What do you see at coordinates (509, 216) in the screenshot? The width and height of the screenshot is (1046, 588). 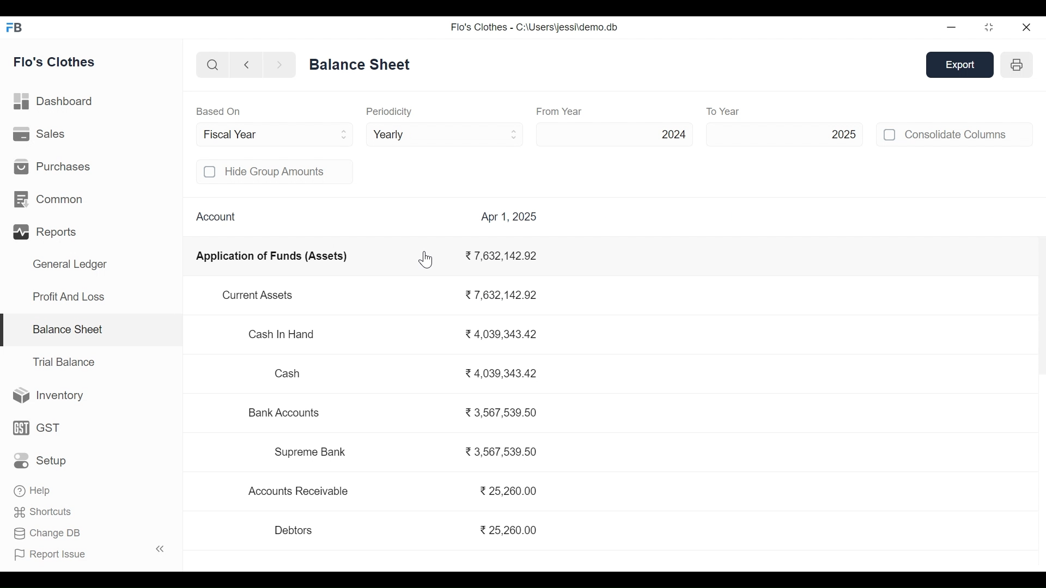 I see `Apr 1, 2025` at bounding box center [509, 216].